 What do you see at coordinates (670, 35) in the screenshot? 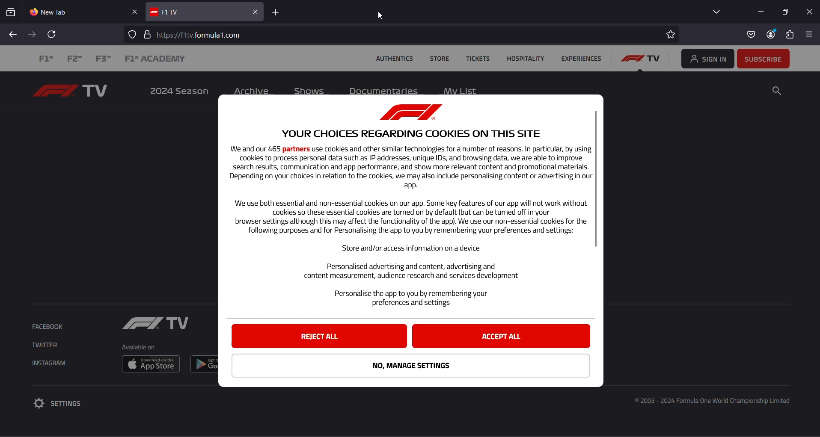
I see `bookmark this page` at bounding box center [670, 35].